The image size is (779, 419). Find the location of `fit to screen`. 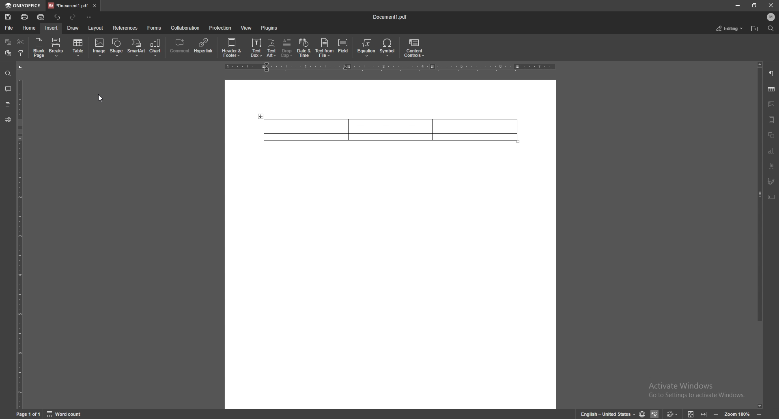

fit to screen is located at coordinates (692, 413).